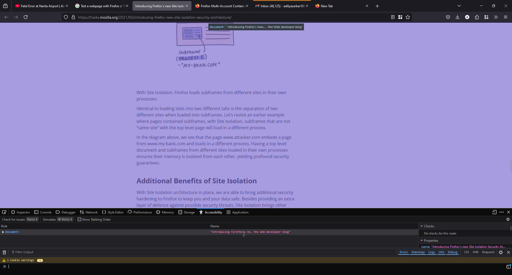 Image resolution: width=512 pixels, height=275 pixels. What do you see at coordinates (366, 6) in the screenshot?
I see `close` at bounding box center [366, 6].